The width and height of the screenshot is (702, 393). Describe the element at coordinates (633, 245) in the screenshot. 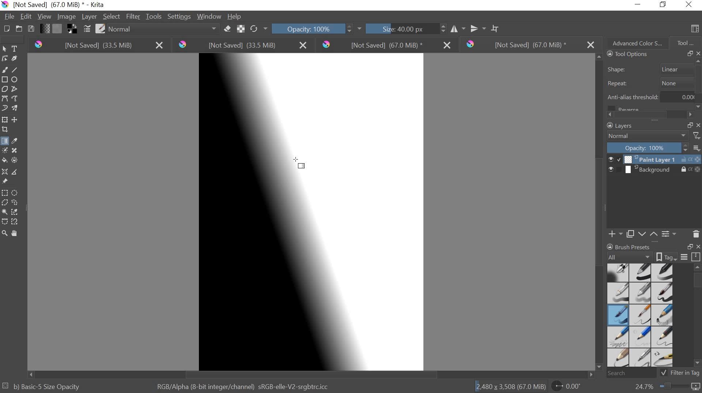

I see `BRUSH PROPERTIES` at that location.